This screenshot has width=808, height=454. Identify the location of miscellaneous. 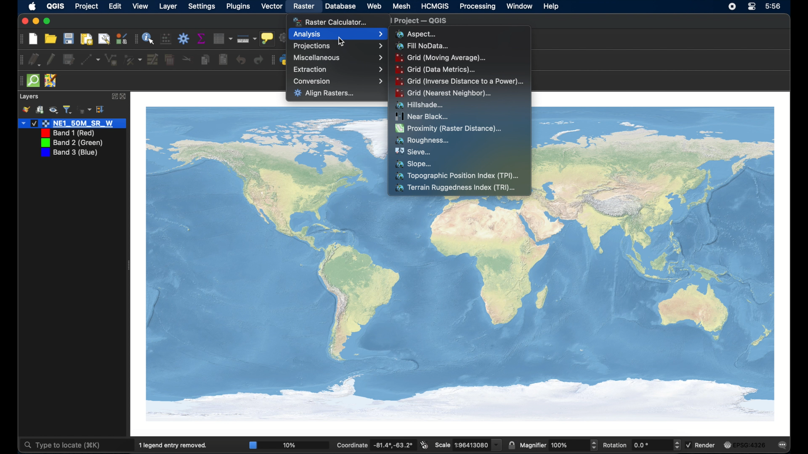
(338, 57).